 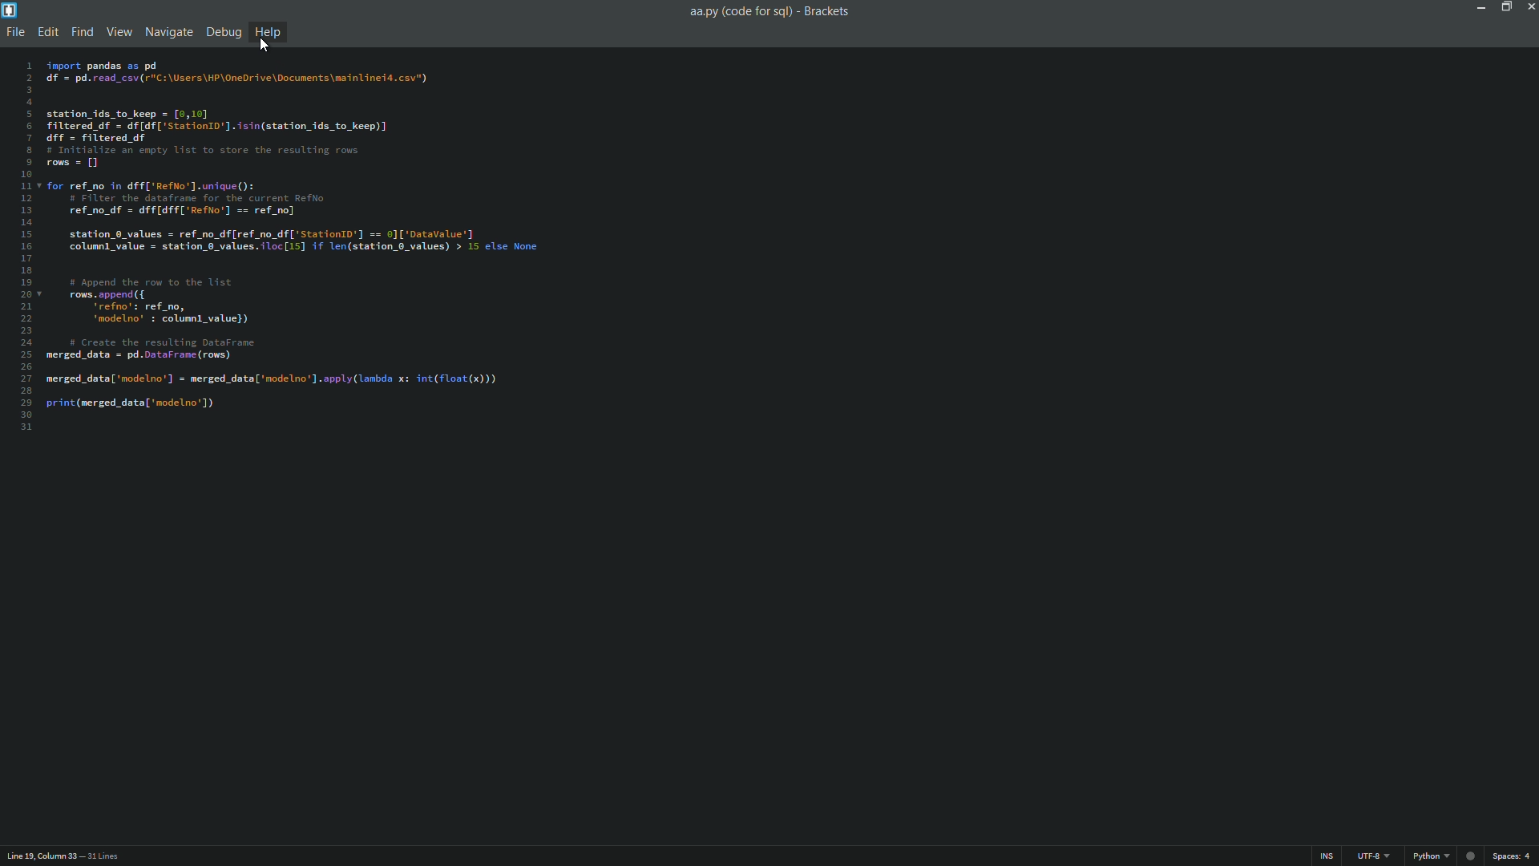 What do you see at coordinates (168, 32) in the screenshot?
I see `navigate menu` at bounding box center [168, 32].